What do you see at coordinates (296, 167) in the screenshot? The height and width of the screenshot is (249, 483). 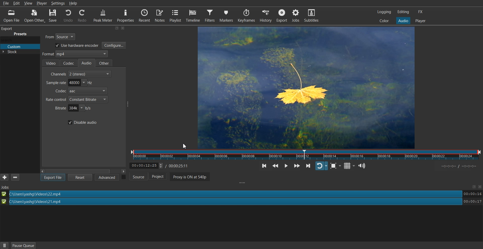 I see `Play quickly forwards` at bounding box center [296, 167].